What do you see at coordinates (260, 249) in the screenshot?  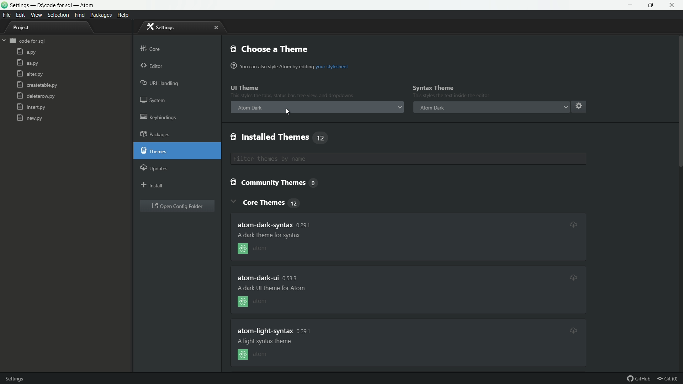 I see `atom` at bounding box center [260, 249].